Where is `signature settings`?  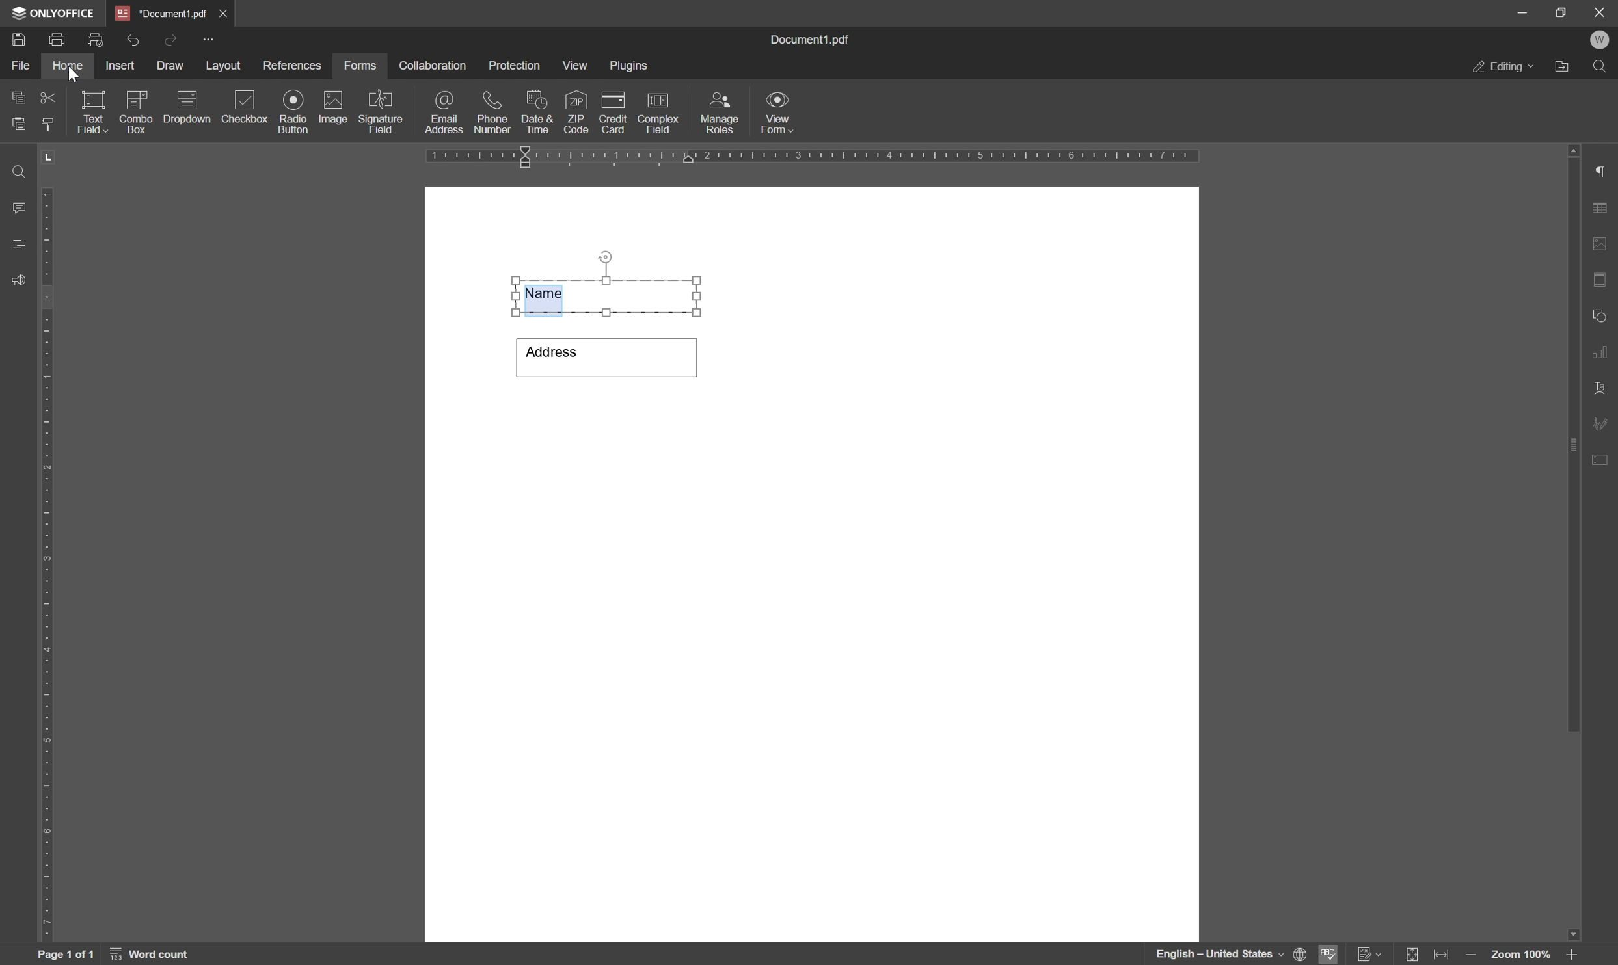 signature settings is located at coordinates (1604, 423).